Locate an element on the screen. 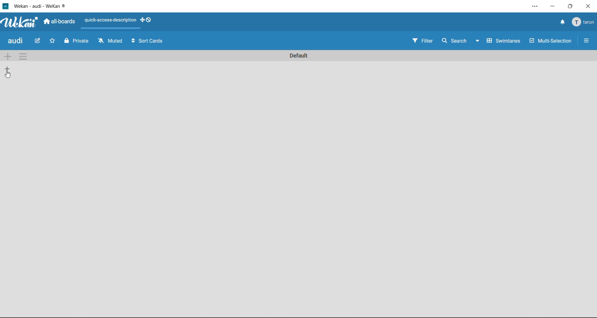 This screenshot has width=597, height=318. Swimlanes is located at coordinates (504, 41).